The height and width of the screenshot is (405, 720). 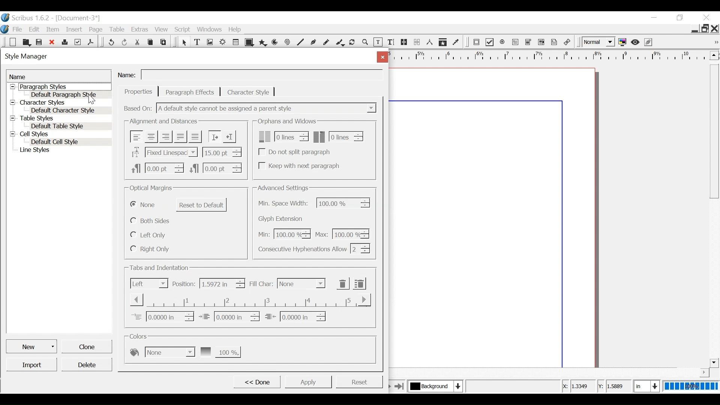 What do you see at coordinates (149, 283) in the screenshot?
I see `Type or orientation of the tab` at bounding box center [149, 283].